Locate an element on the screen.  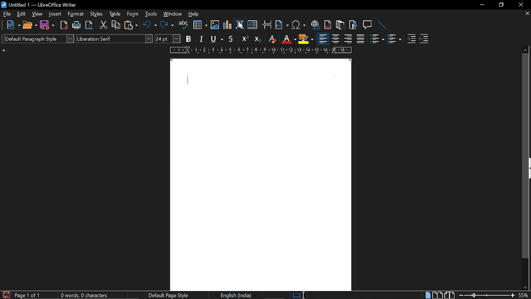
text cursor on blank page is located at coordinates (189, 80).